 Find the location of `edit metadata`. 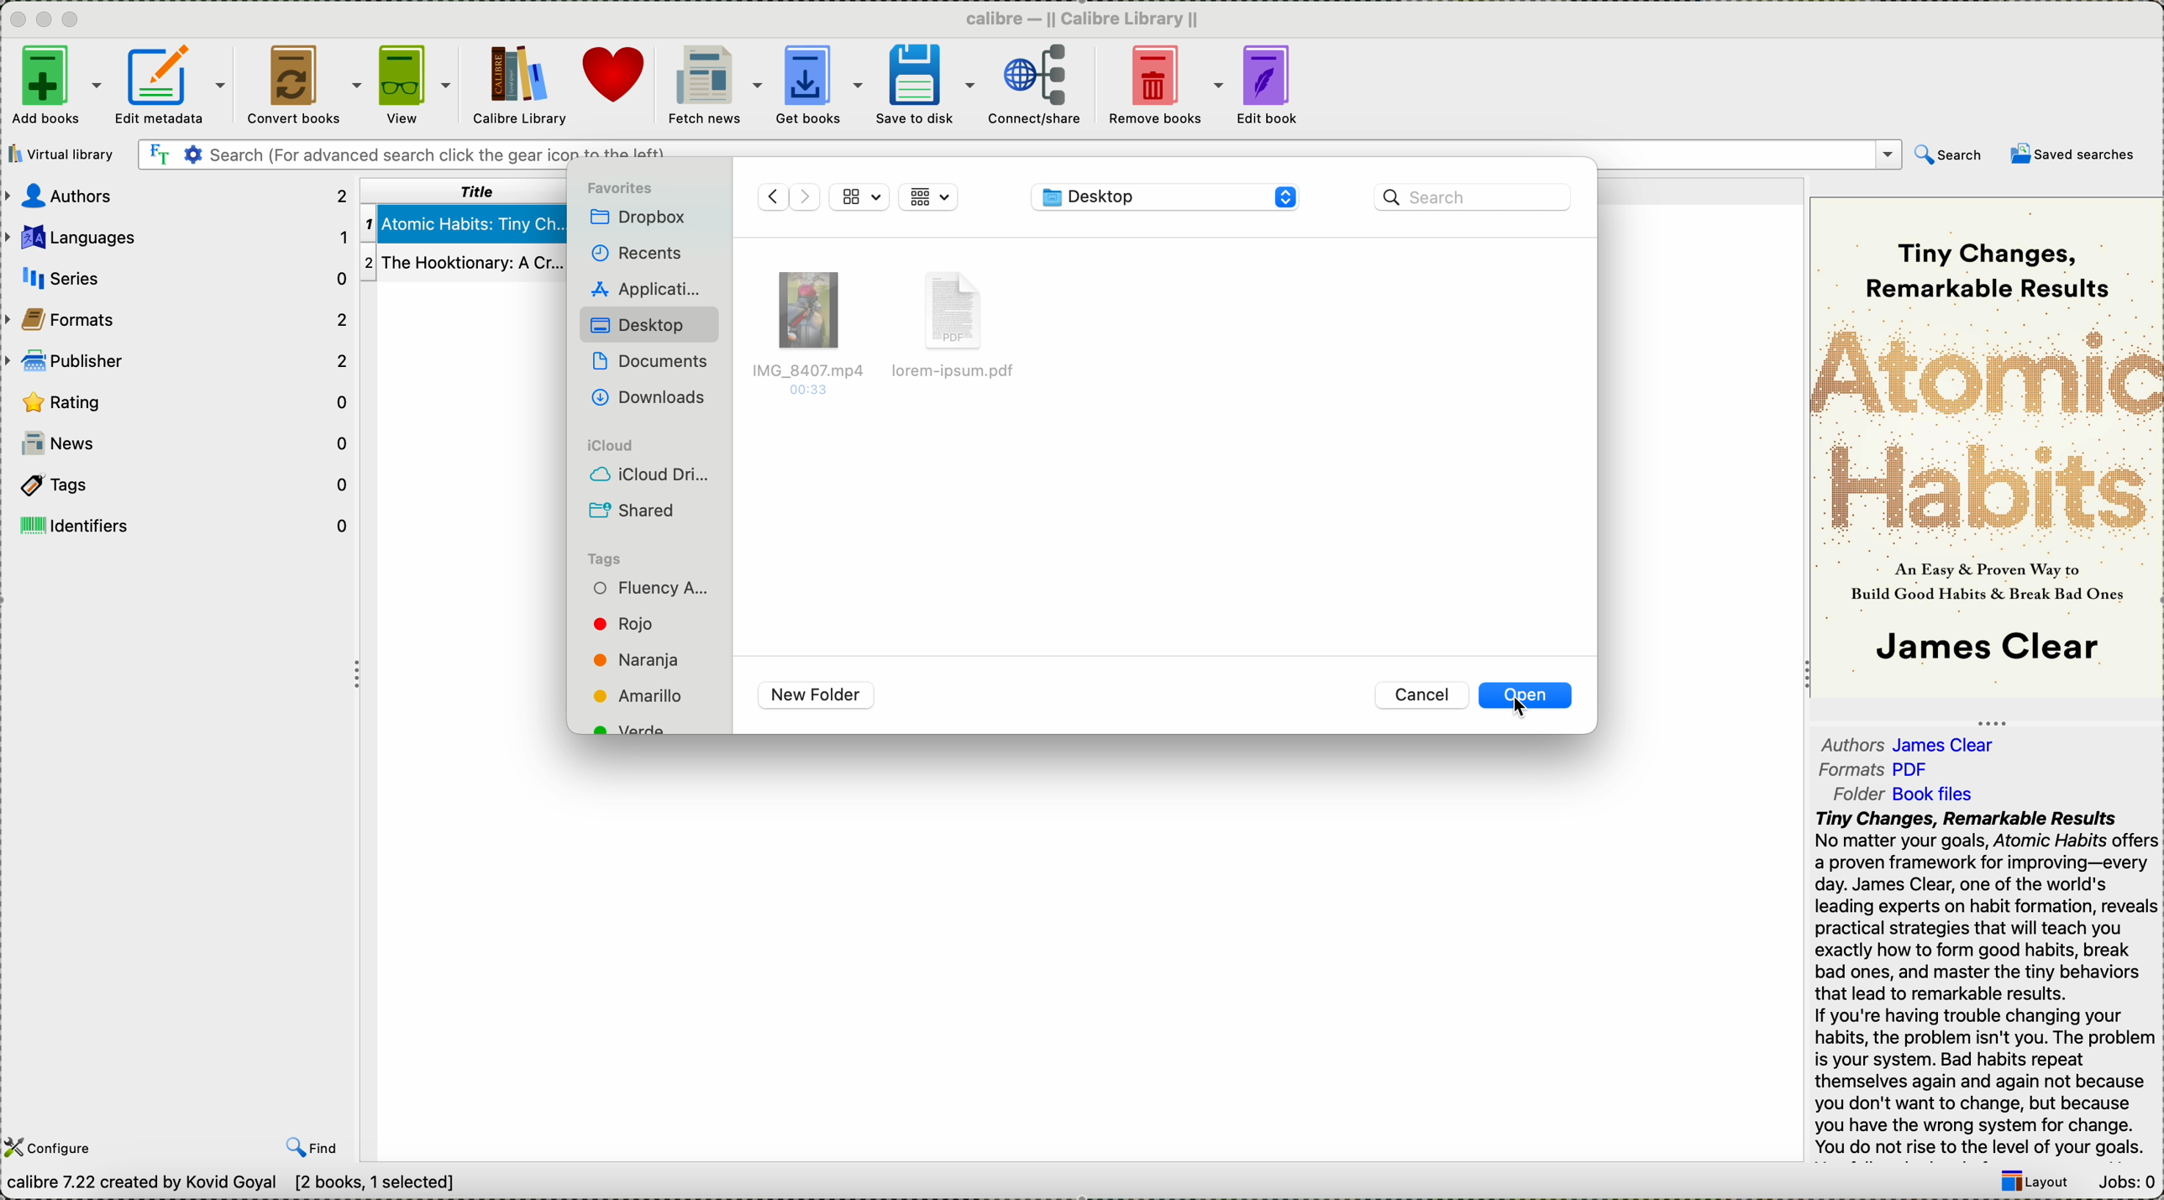

edit metadata is located at coordinates (175, 83).